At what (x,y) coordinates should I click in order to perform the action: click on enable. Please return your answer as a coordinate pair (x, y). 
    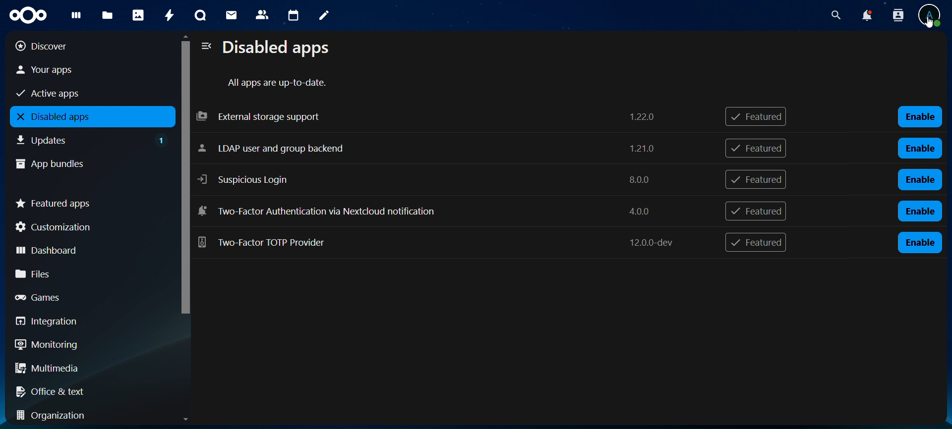
    Looking at the image, I should click on (920, 179).